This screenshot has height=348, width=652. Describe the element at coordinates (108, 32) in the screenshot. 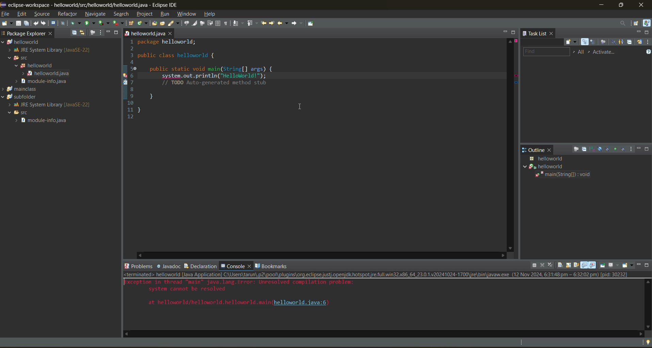

I see `minimize` at that location.